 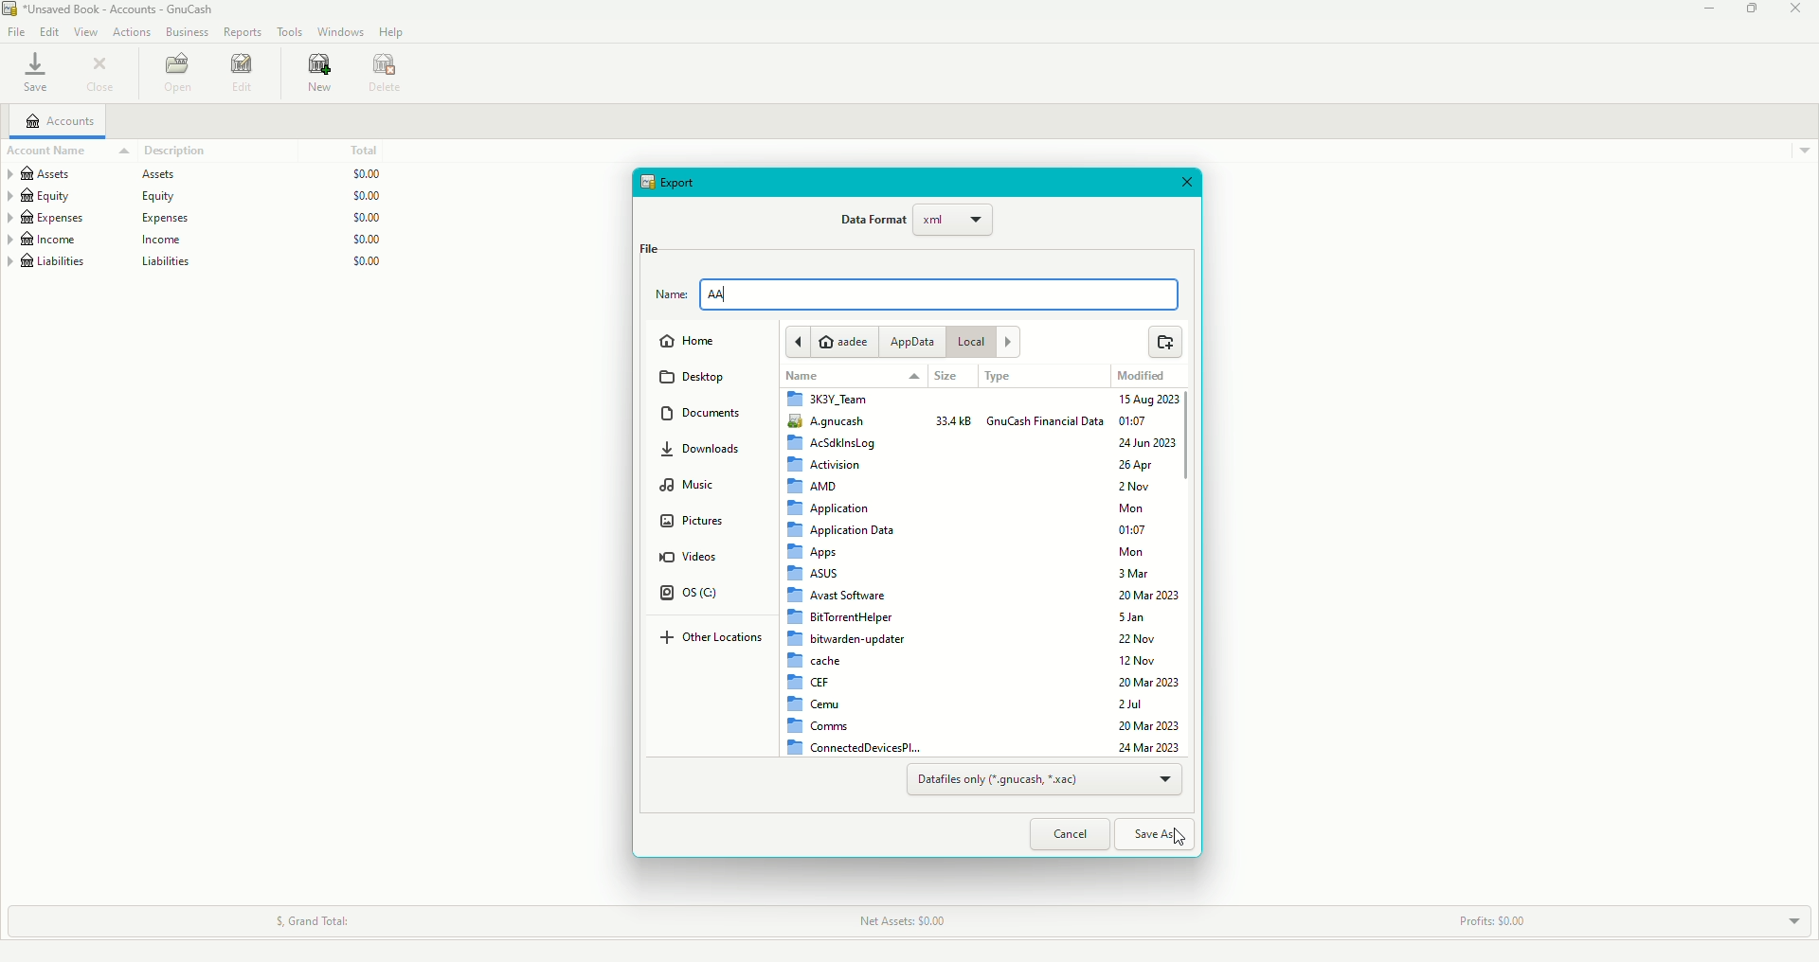 What do you see at coordinates (946, 377) in the screenshot?
I see `Size` at bounding box center [946, 377].